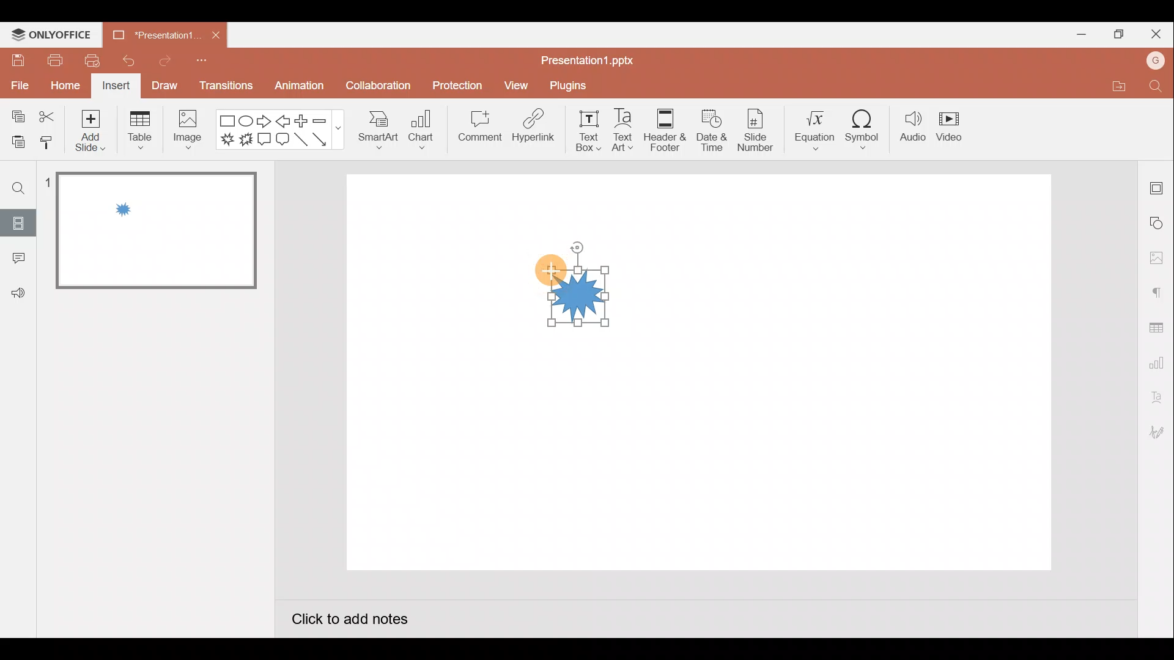 Image resolution: width=1174 pixels, height=660 pixels. Describe the element at coordinates (1158, 290) in the screenshot. I see `Paragraph settings` at that location.